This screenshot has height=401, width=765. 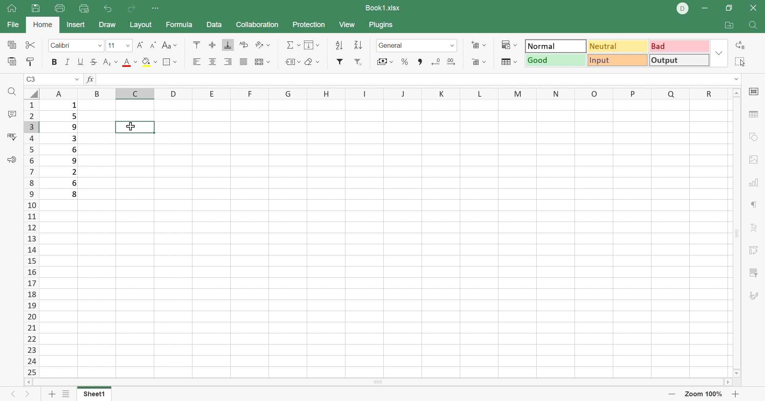 What do you see at coordinates (139, 46) in the screenshot?
I see `Increment font size` at bounding box center [139, 46].